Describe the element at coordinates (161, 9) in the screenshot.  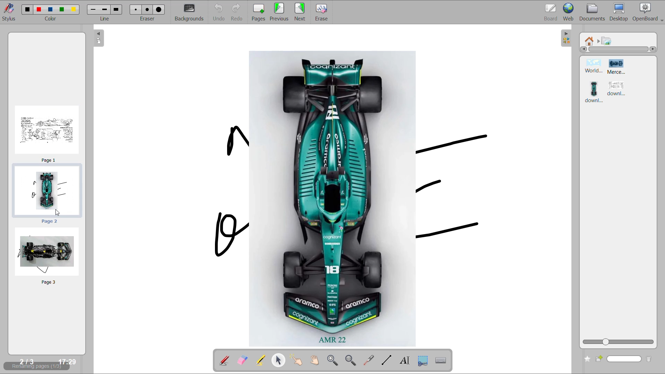
I see `Large eraser` at that location.